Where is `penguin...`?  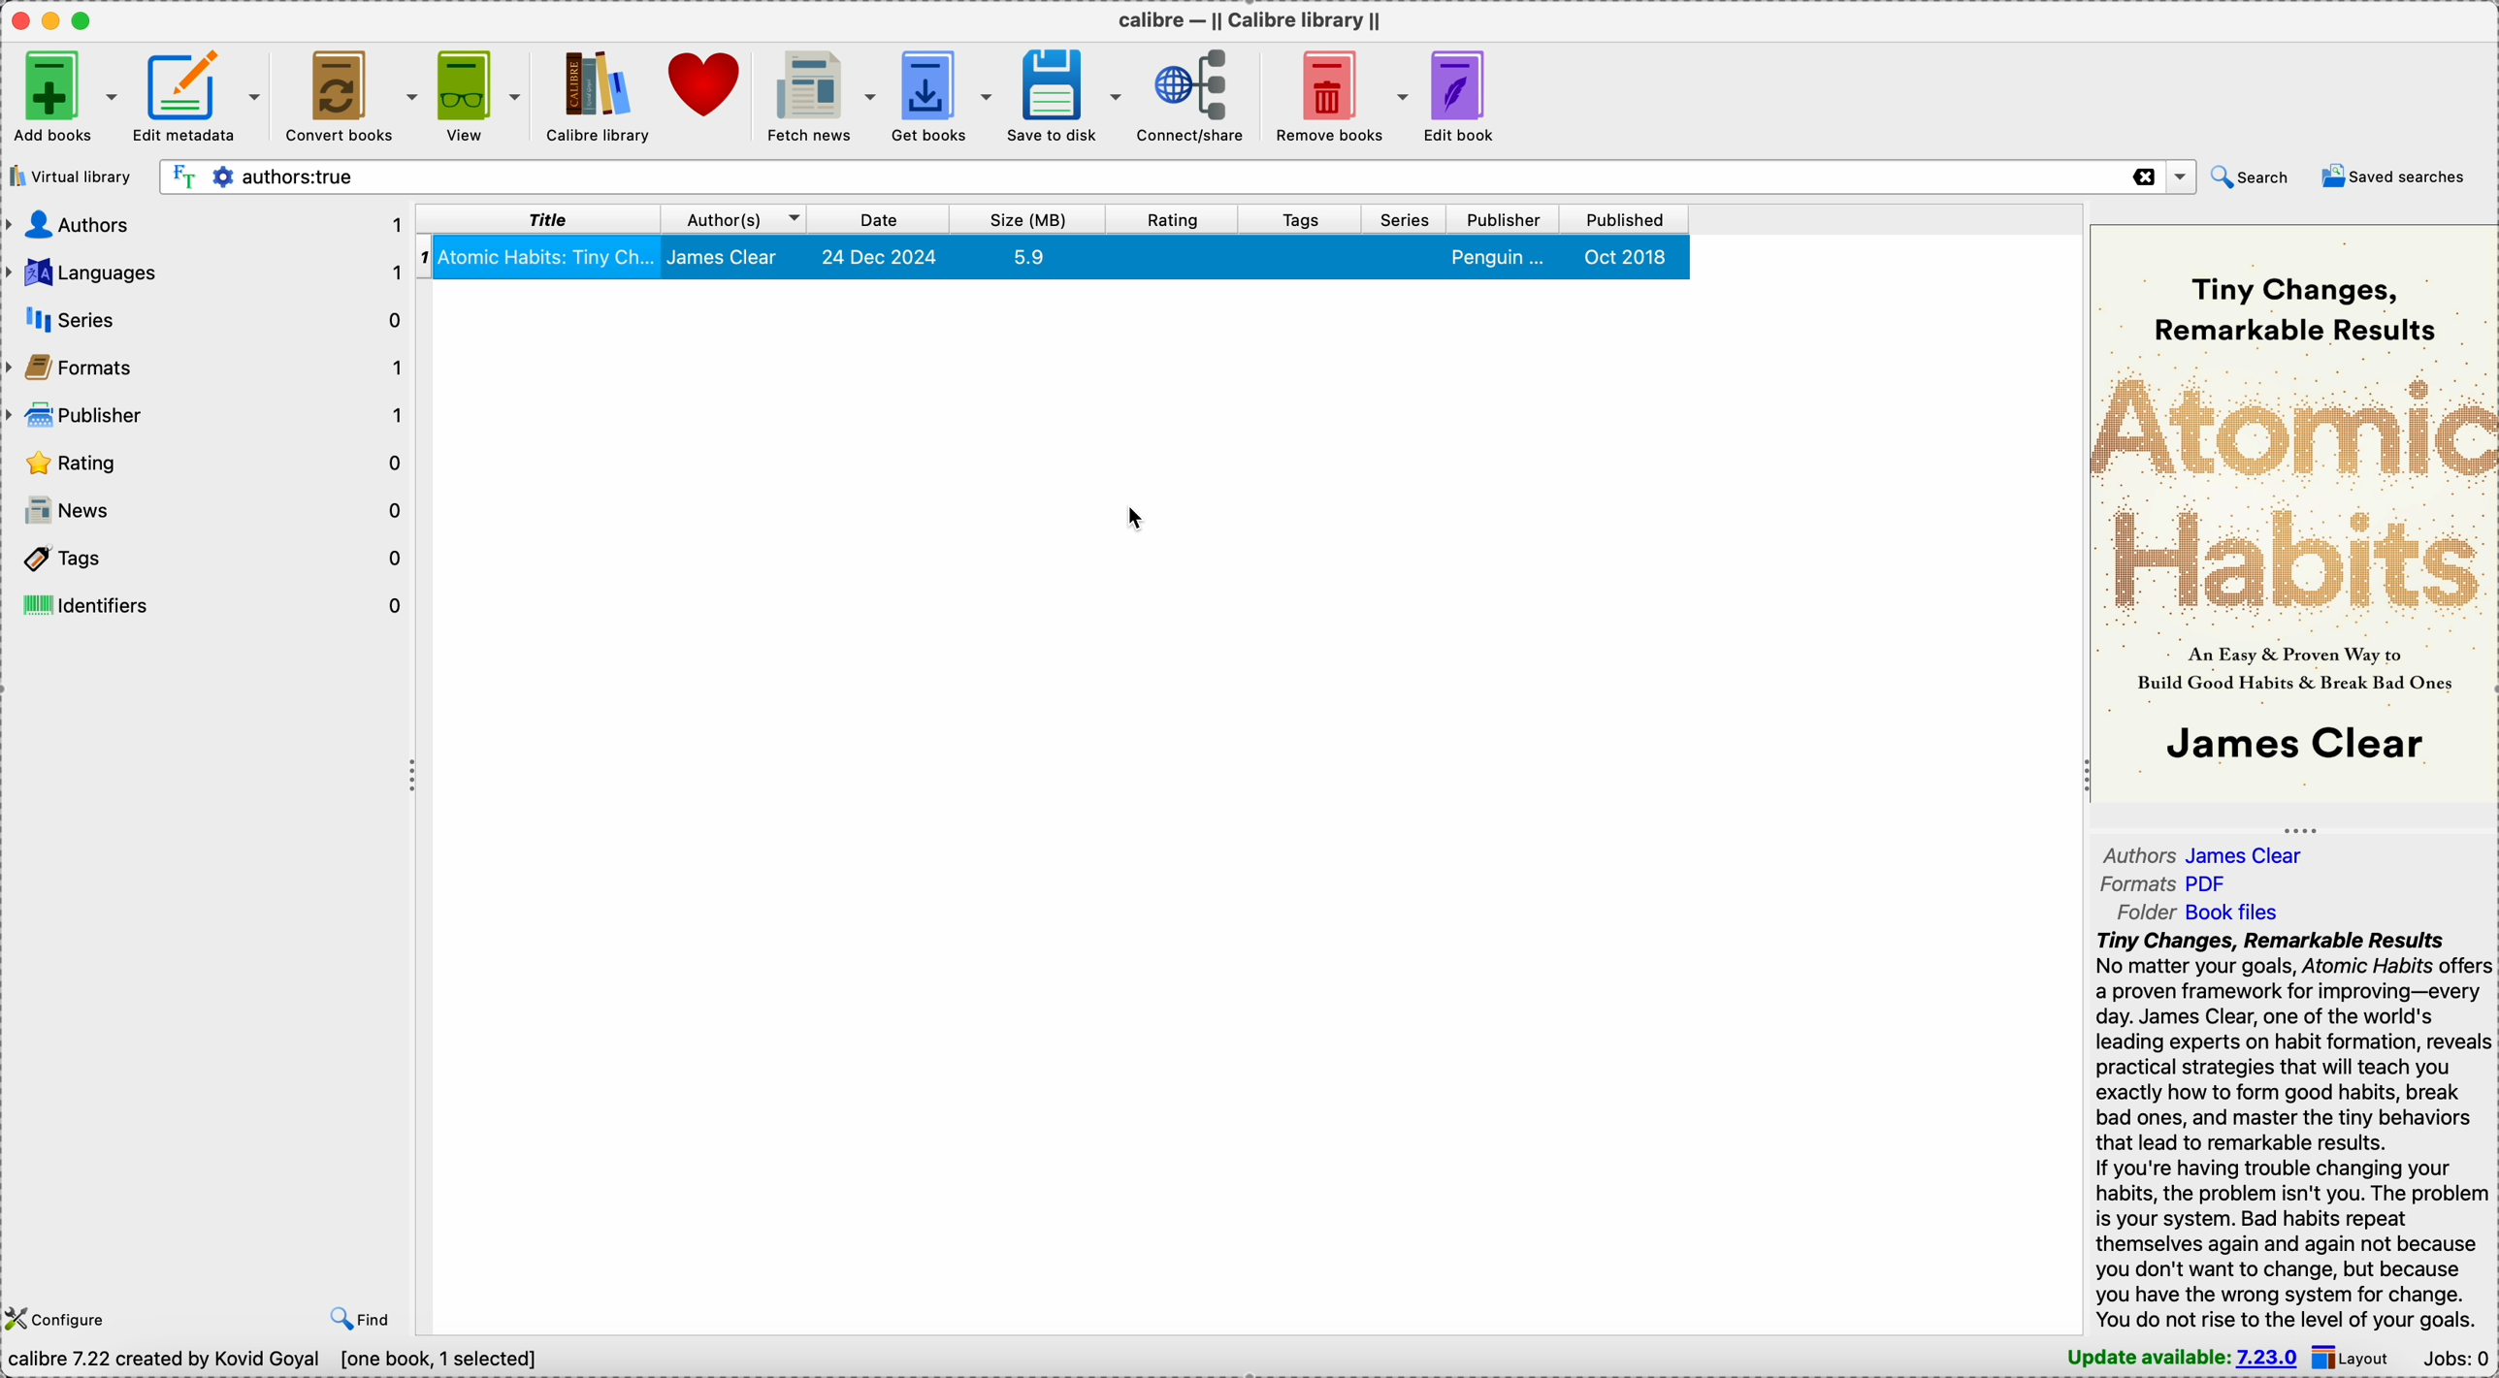
penguin... is located at coordinates (1502, 257).